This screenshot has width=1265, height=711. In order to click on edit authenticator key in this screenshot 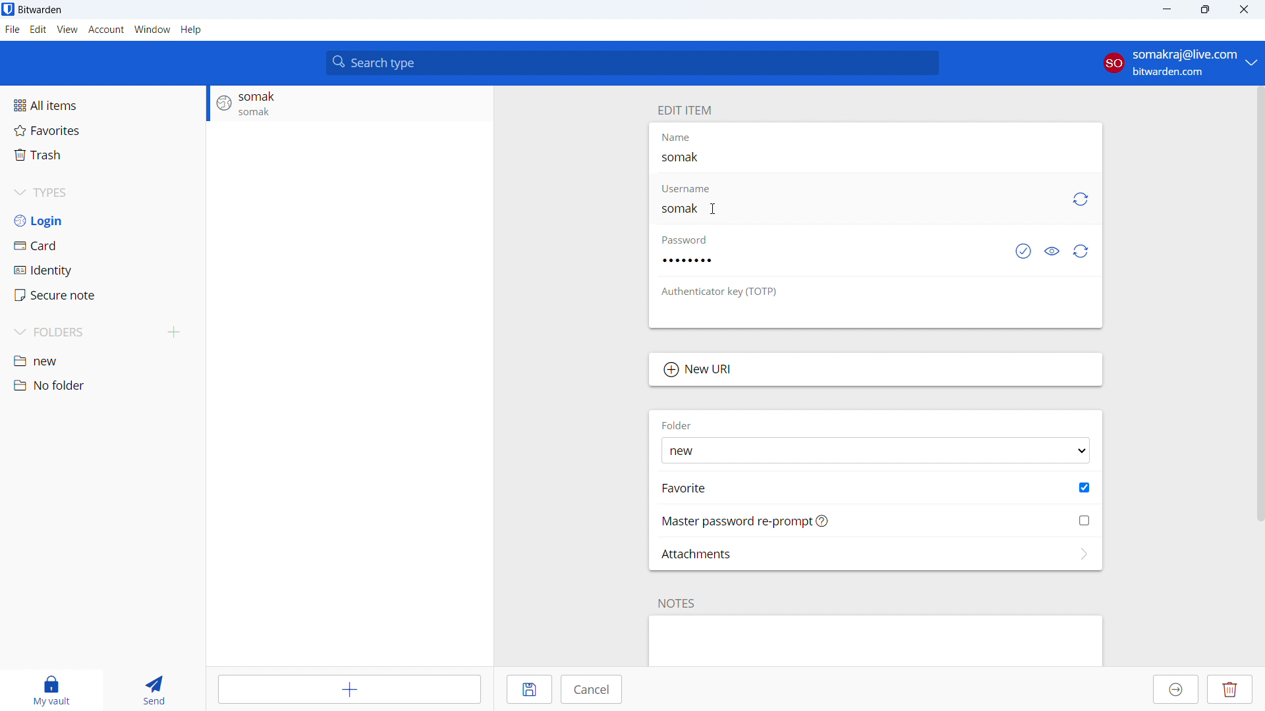, I will do `click(876, 313)`.